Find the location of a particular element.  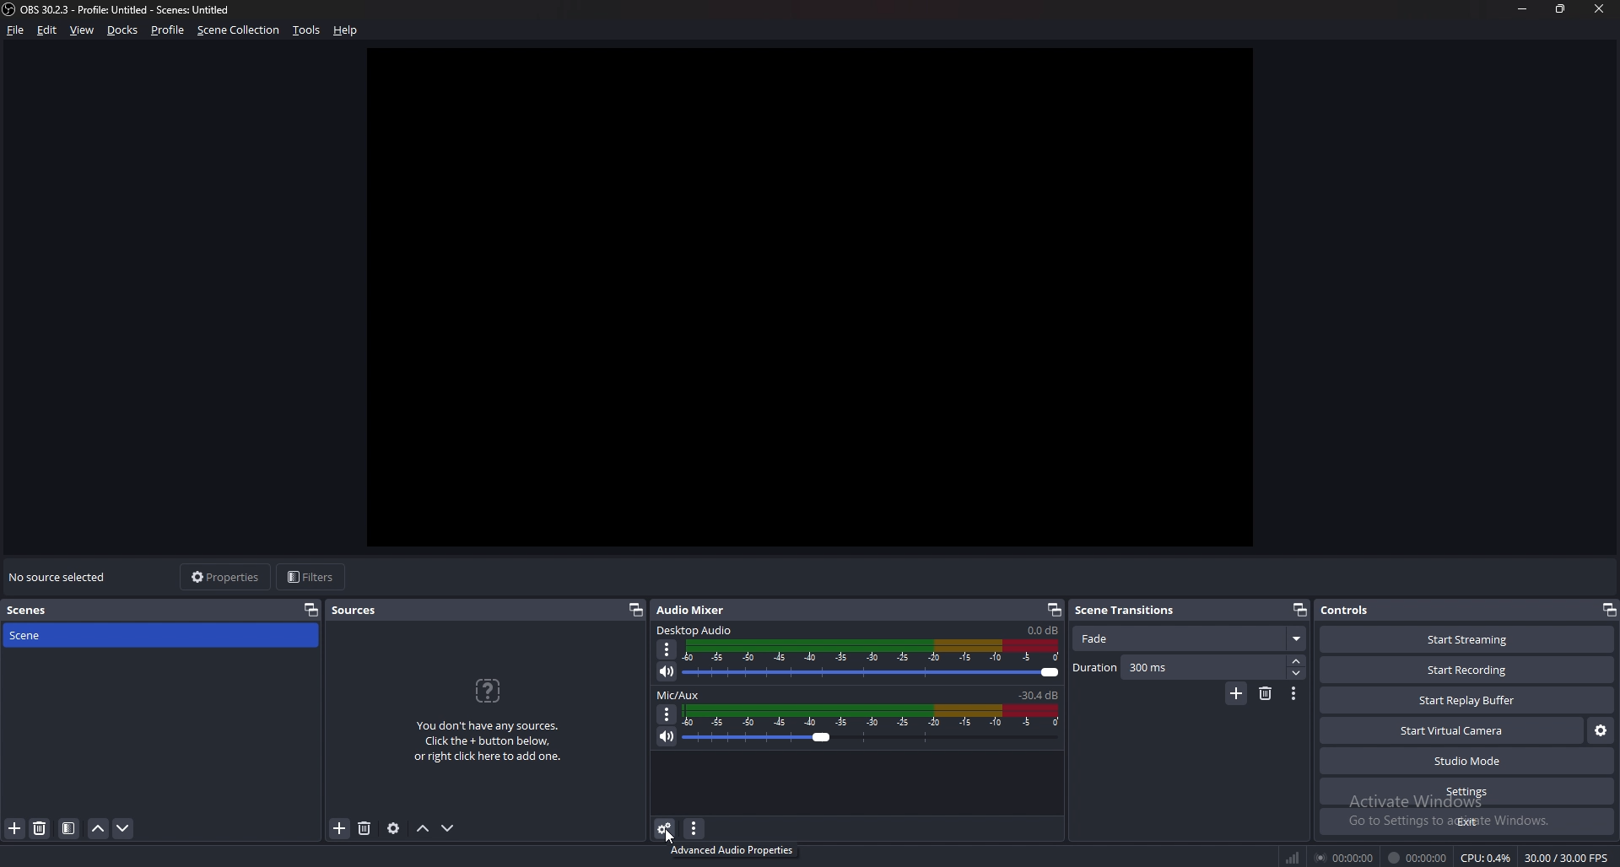

tools is located at coordinates (308, 30).